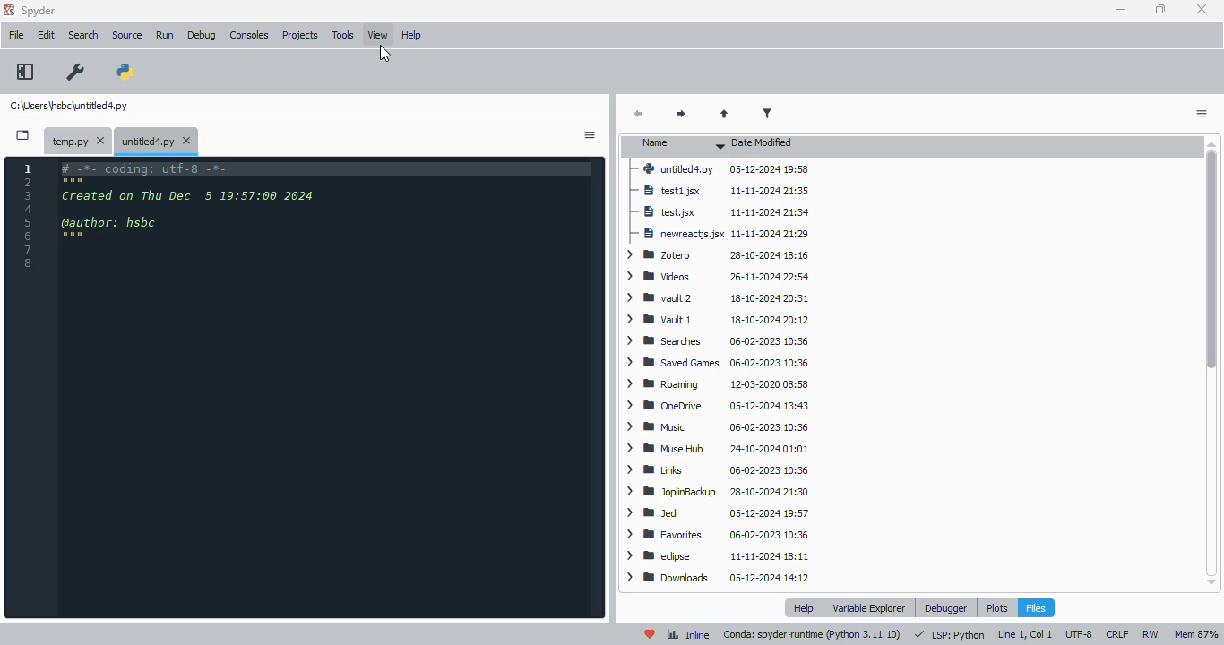 The width and height of the screenshot is (1224, 645). Describe the element at coordinates (720, 494) in the screenshot. I see `JoplinBackup` at that location.